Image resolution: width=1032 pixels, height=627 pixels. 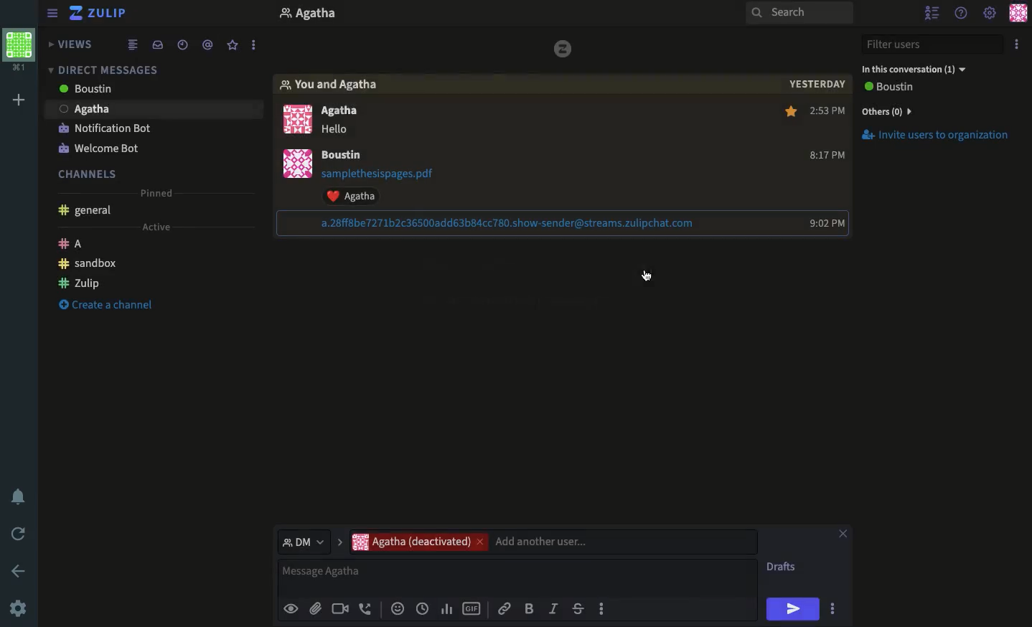 I want to click on General, so click(x=88, y=212).